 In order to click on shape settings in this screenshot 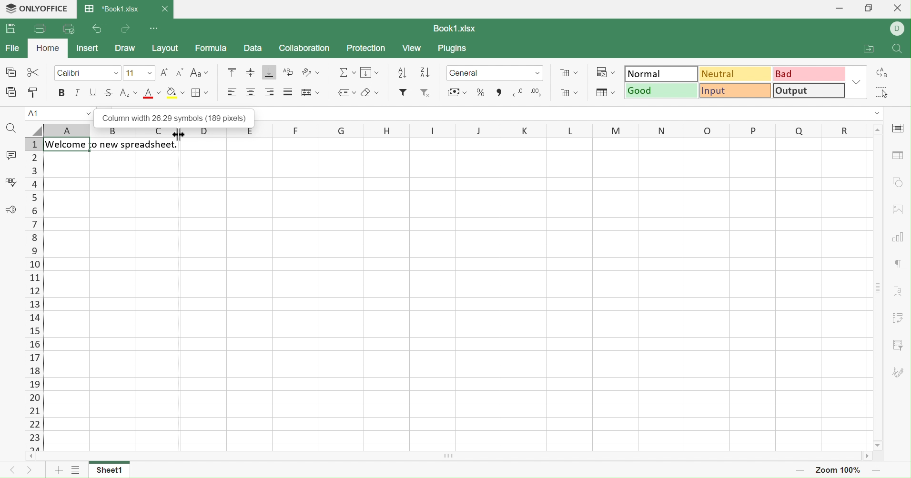, I will do `click(900, 180)`.